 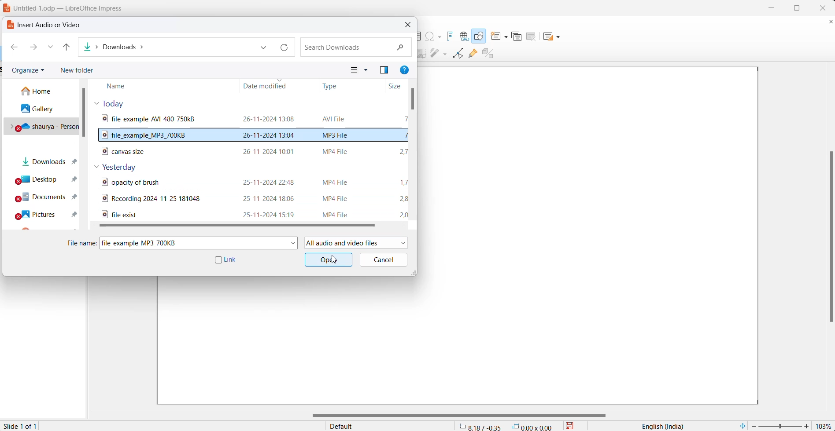 What do you see at coordinates (822, 8) in the screenshot?
I see `close` at bounding box center [822, 8].